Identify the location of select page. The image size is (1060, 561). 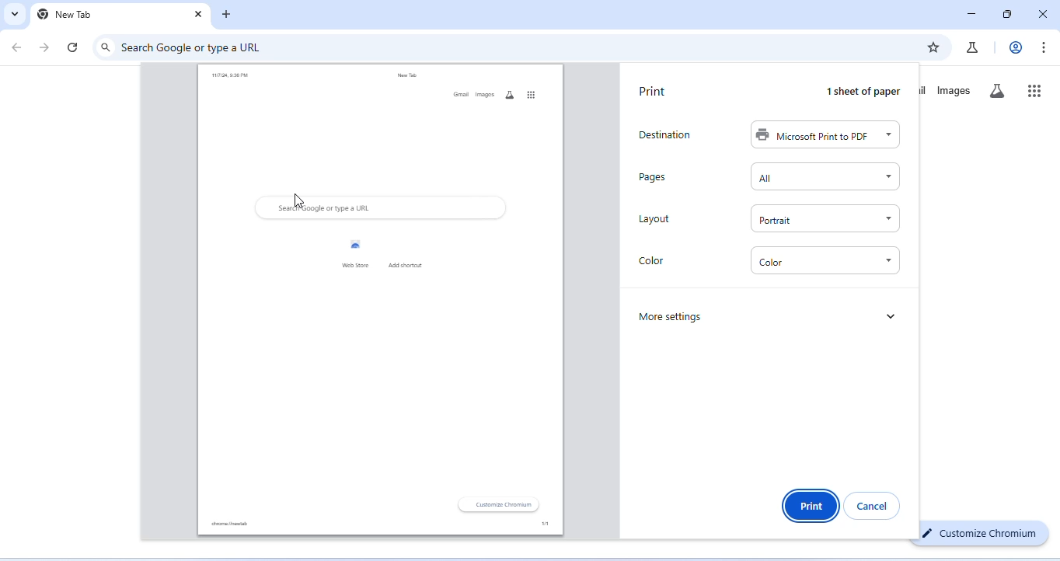
(825, 176).